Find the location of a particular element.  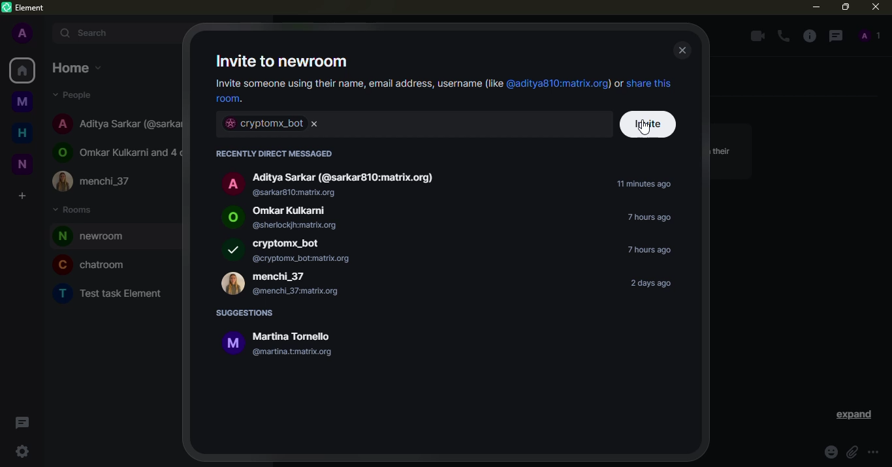

recently direct messaged is located at coordinates (274, 153).